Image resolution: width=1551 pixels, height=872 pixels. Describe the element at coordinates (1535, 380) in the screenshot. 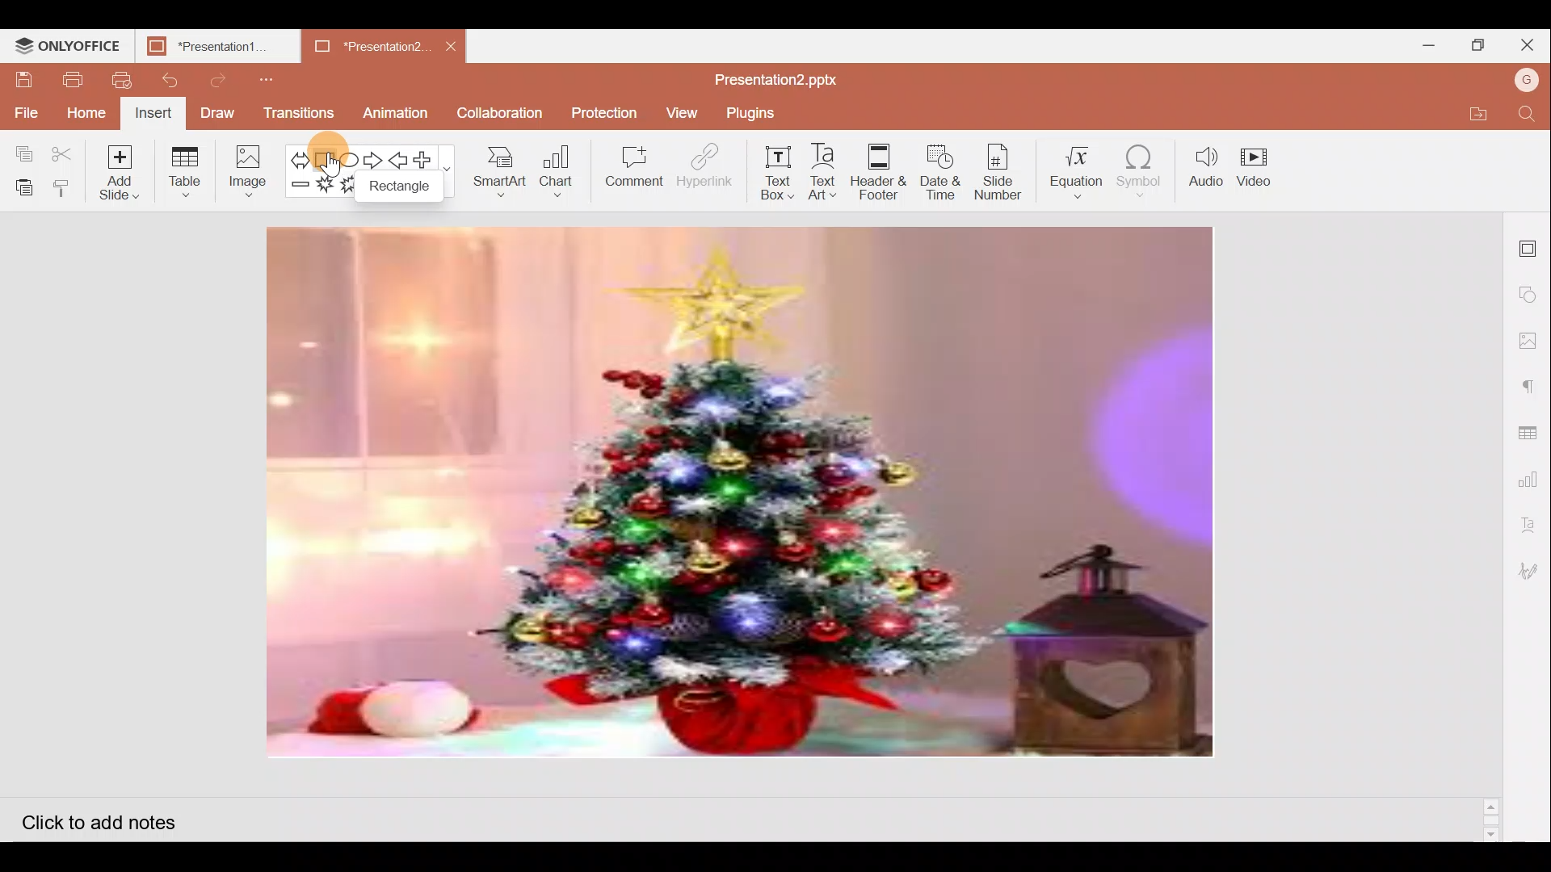

I see `Paragraph settings` at that location.